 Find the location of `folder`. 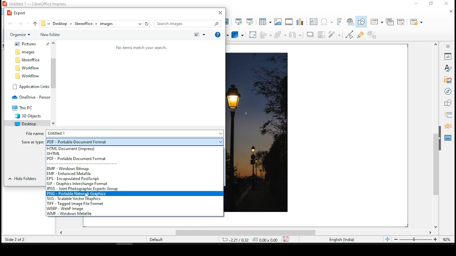

folder is located at coordinates (28, 115).